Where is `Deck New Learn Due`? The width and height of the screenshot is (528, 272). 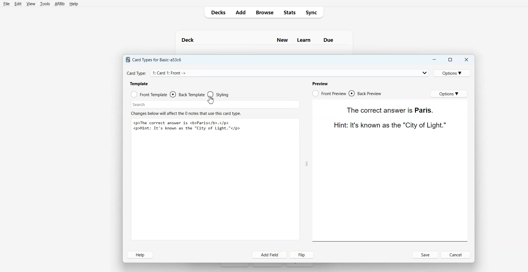
Deck New Learn Due is located at coordinates (260, 40).